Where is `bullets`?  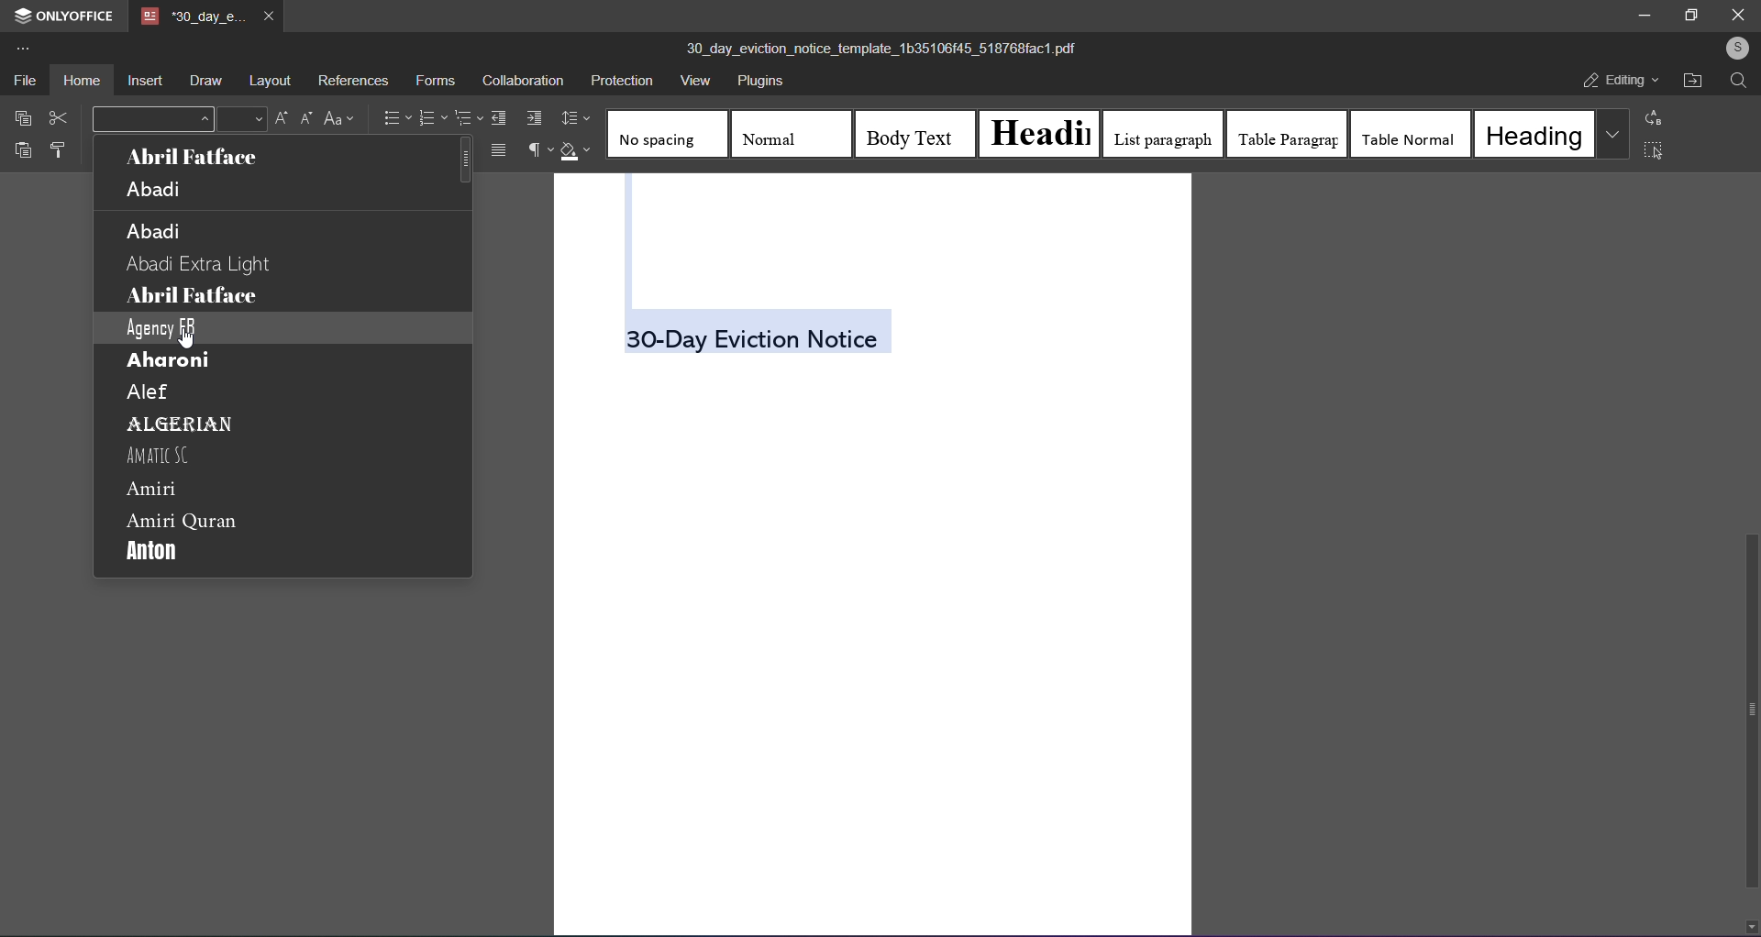
bullets is located at coordinates (395, 116).